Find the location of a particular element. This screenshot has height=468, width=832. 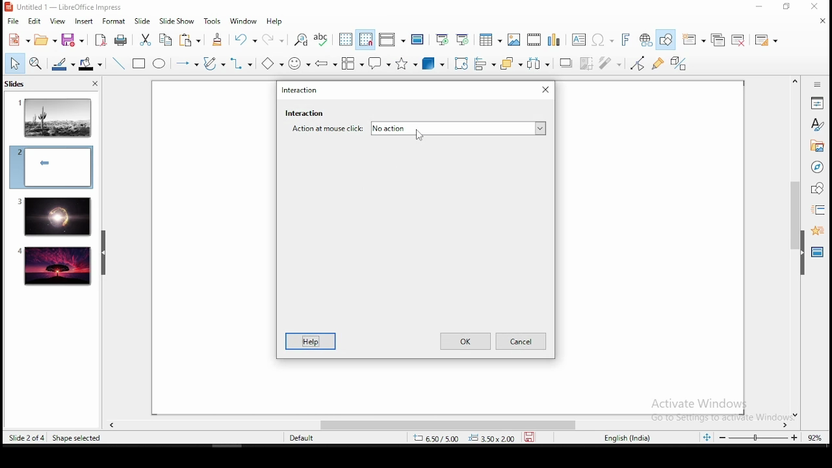

mouse pointer is located at coordinates (419, 136).